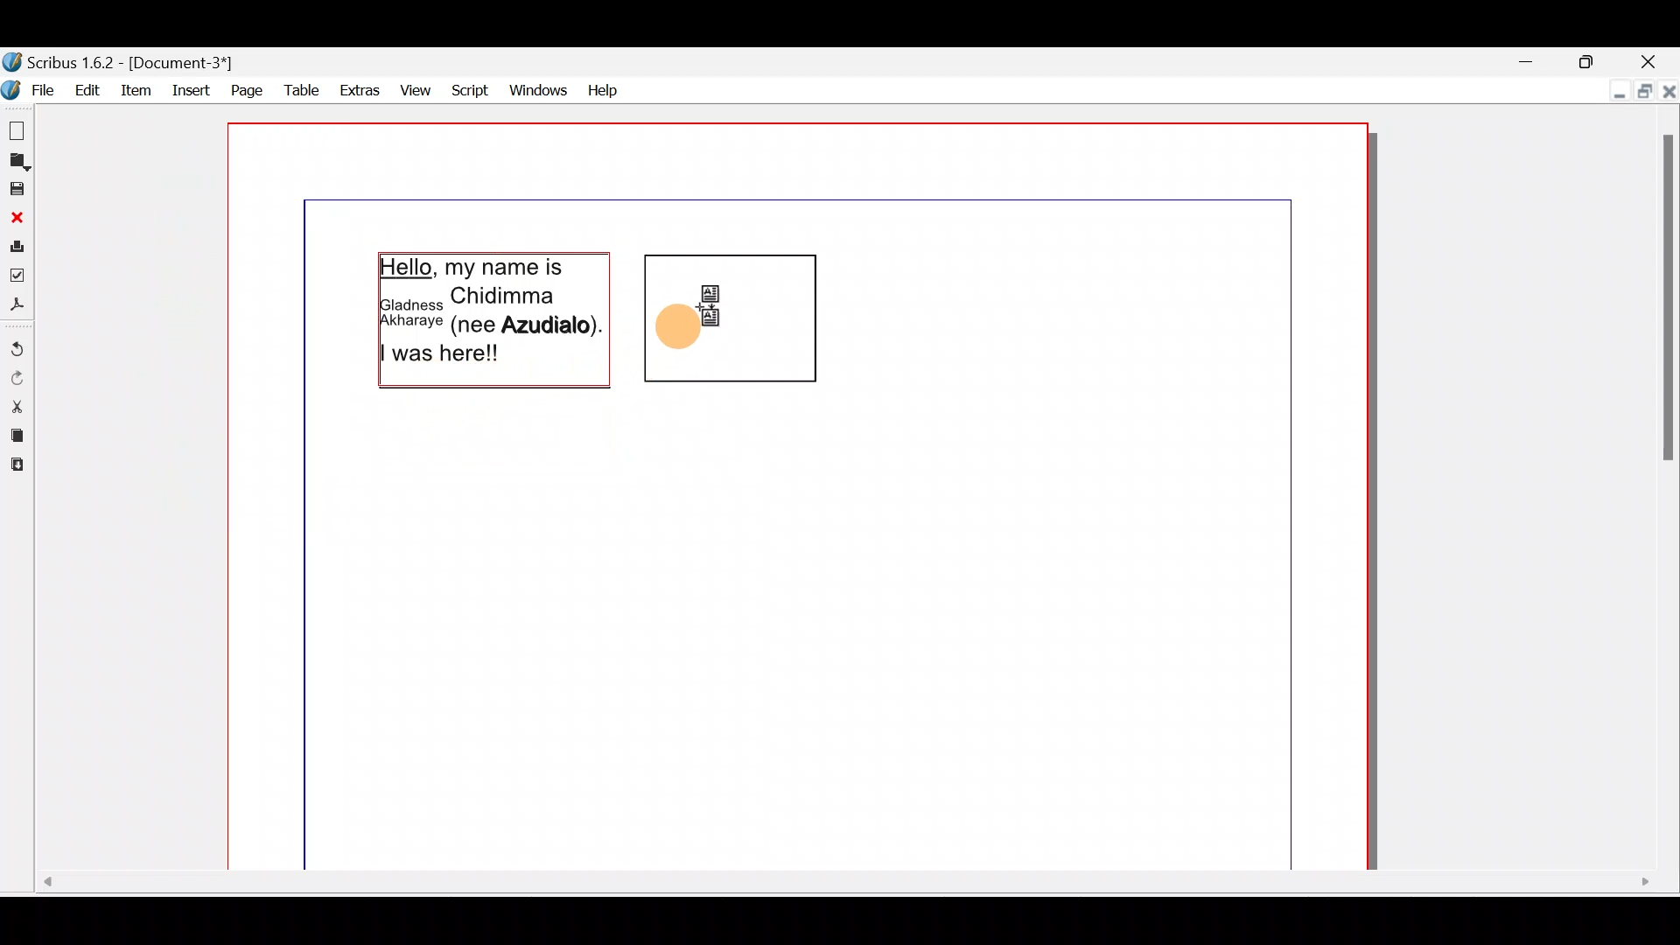 The image size is (1680, 945). I want to click on Page, so click(242, 89).